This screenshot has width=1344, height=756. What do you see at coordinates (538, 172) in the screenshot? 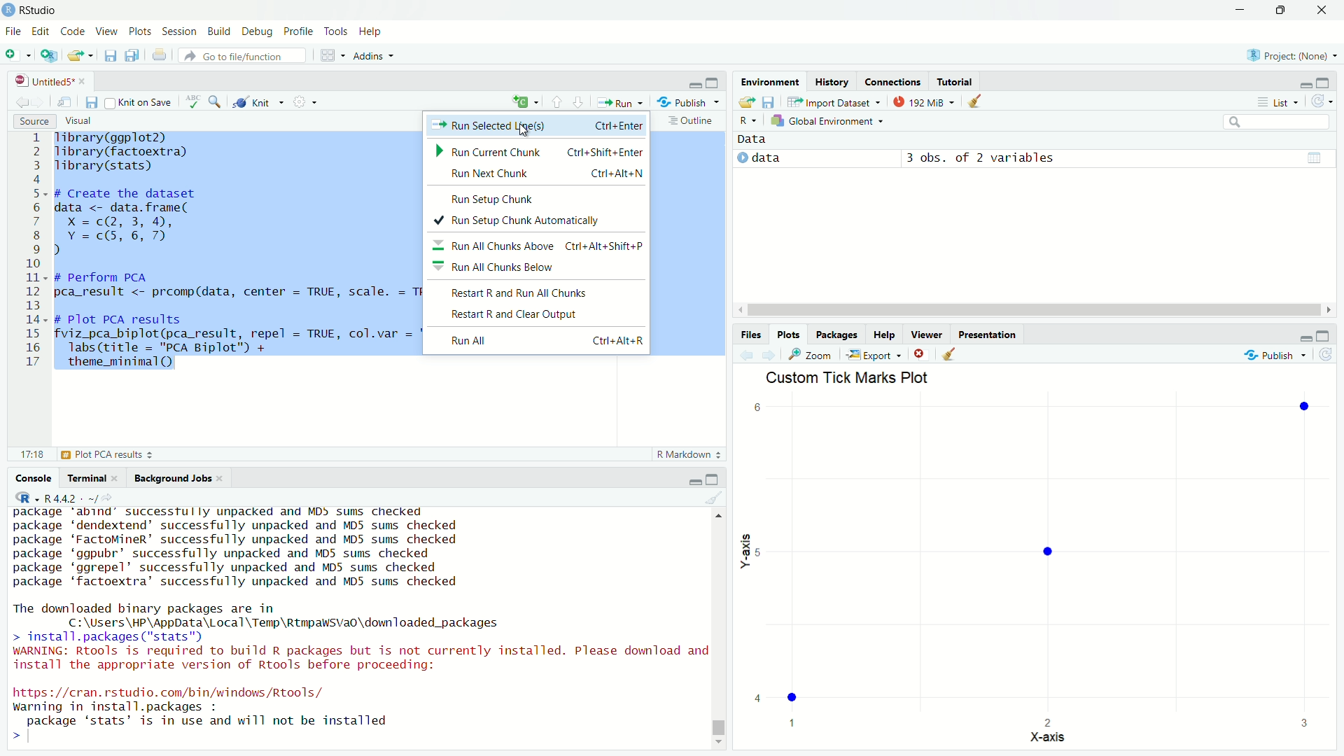
I see `run next chunk` at bounding box center [538, 172].